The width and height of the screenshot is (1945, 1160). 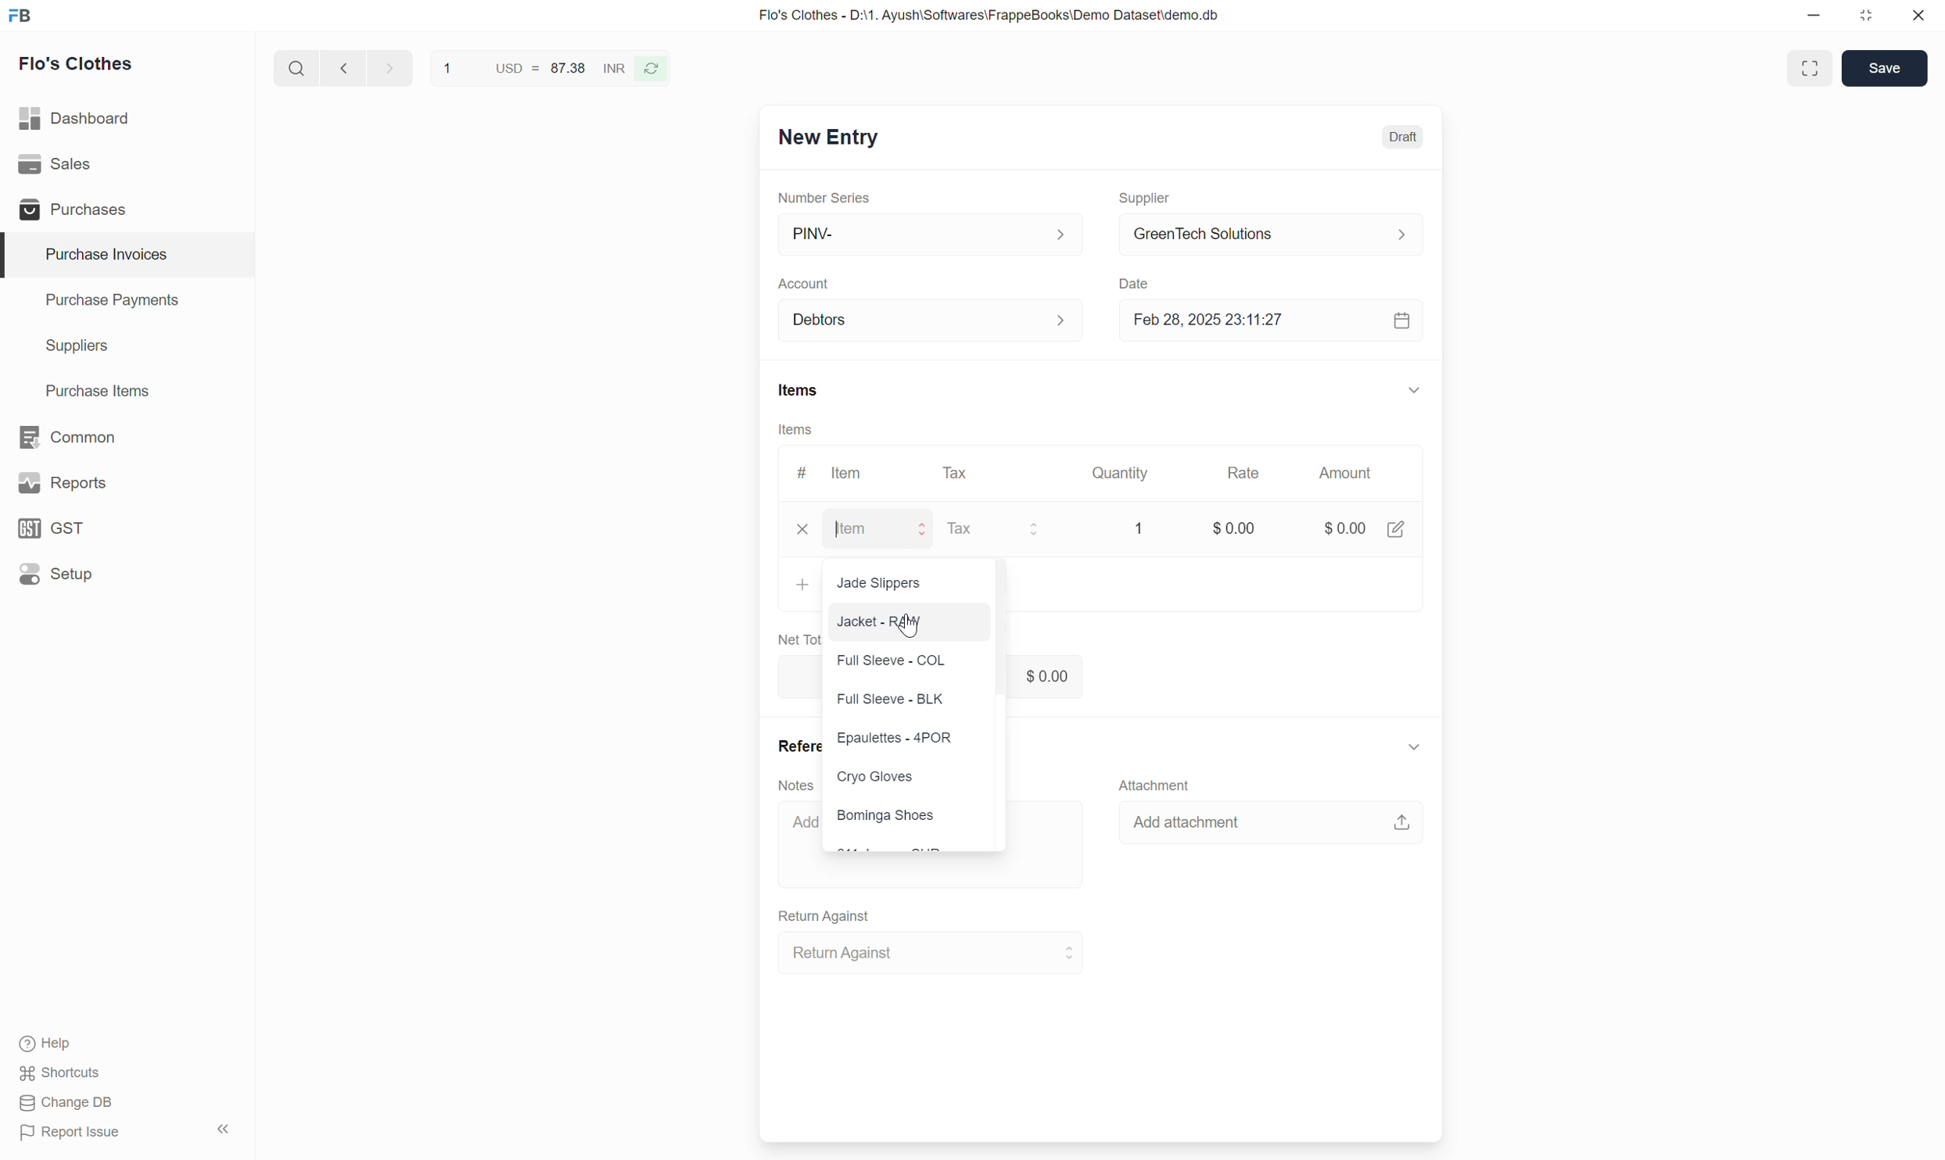 I want to click on Attachment, so click(x=1155, y=785).